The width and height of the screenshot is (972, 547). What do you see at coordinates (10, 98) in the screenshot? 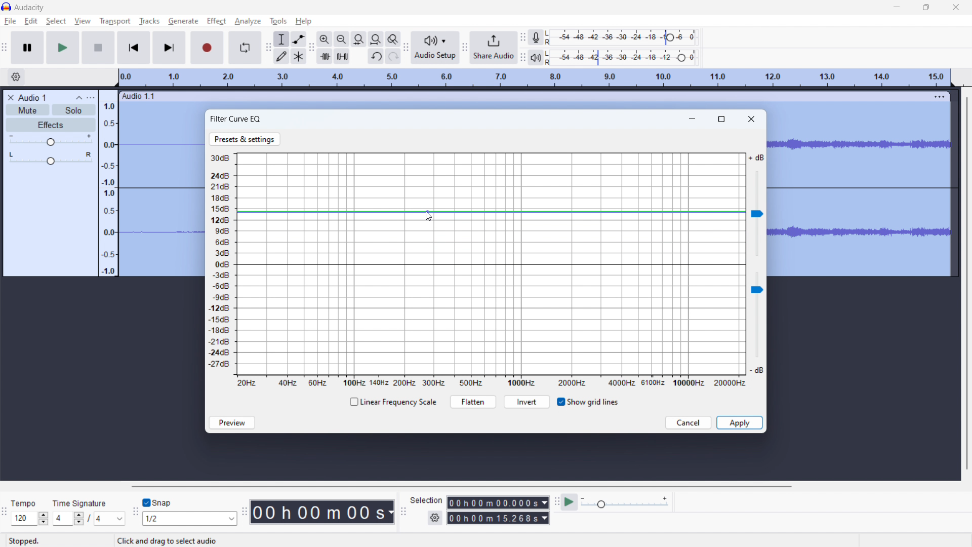
I see `delete audio` at bounding box center [10, 98].